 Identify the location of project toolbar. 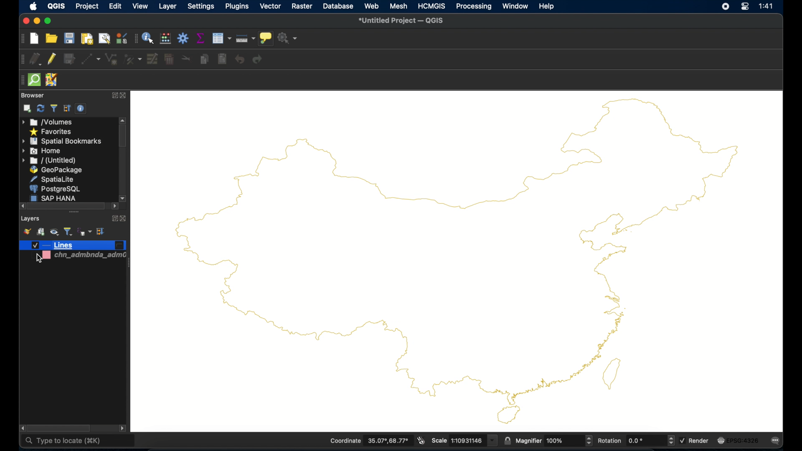
(23, 38).